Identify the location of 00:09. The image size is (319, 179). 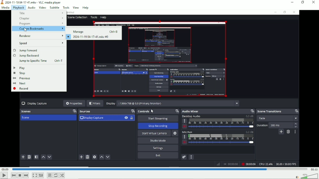
(5, 169).